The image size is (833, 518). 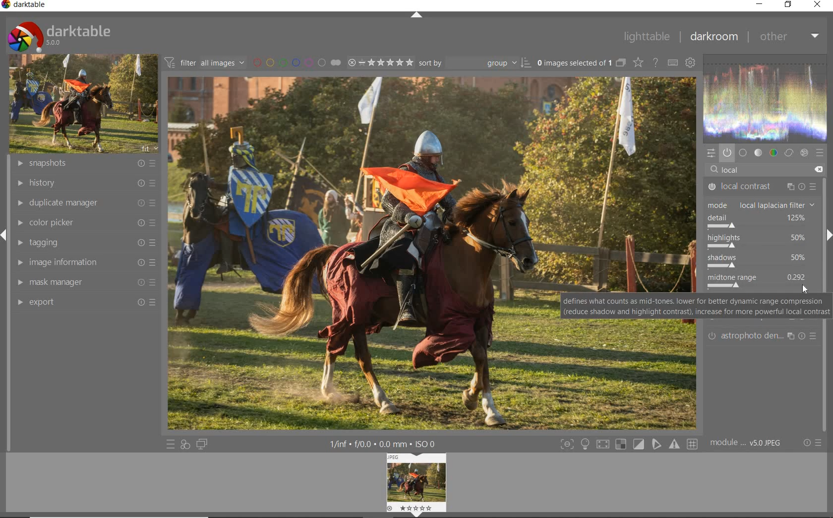 I want to click on mask manager, so click(x=84, y=283).